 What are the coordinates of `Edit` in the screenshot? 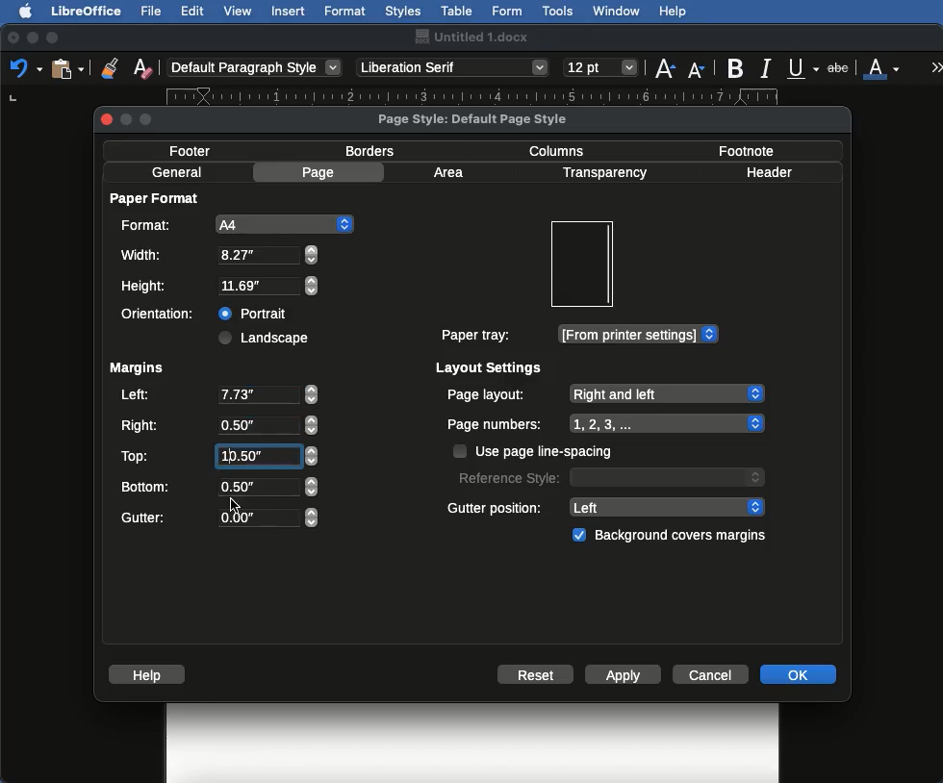 It's located at (192, 11).